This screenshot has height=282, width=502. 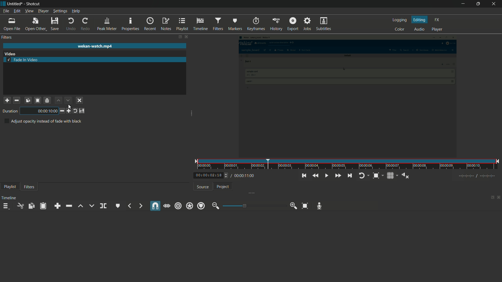 What do you see at coordinates (43, 121) in the screenshot?
I see `text` at bounding box center [43, 121].